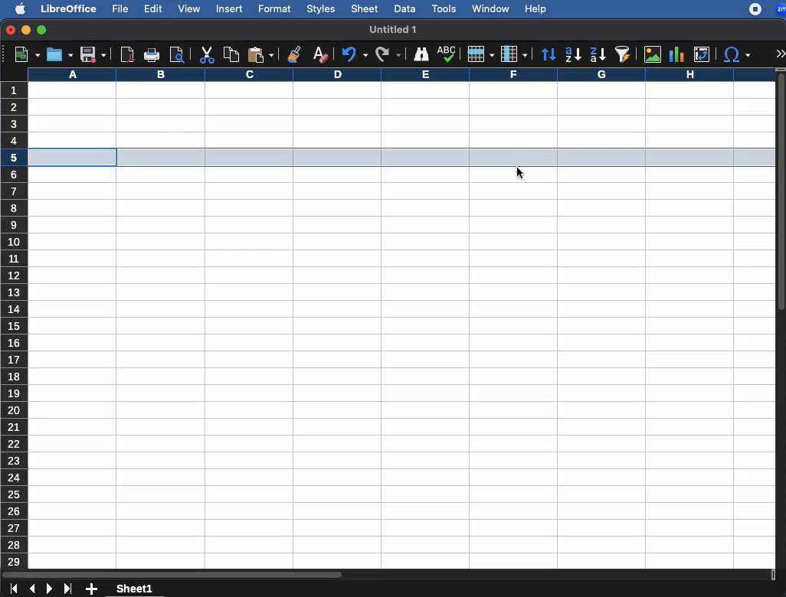 This screenshot has width=786, height=597. What do you see at coordinates (293, 53) in the screenshot?
I see `clone formatting` at bounding box center [293, 53].